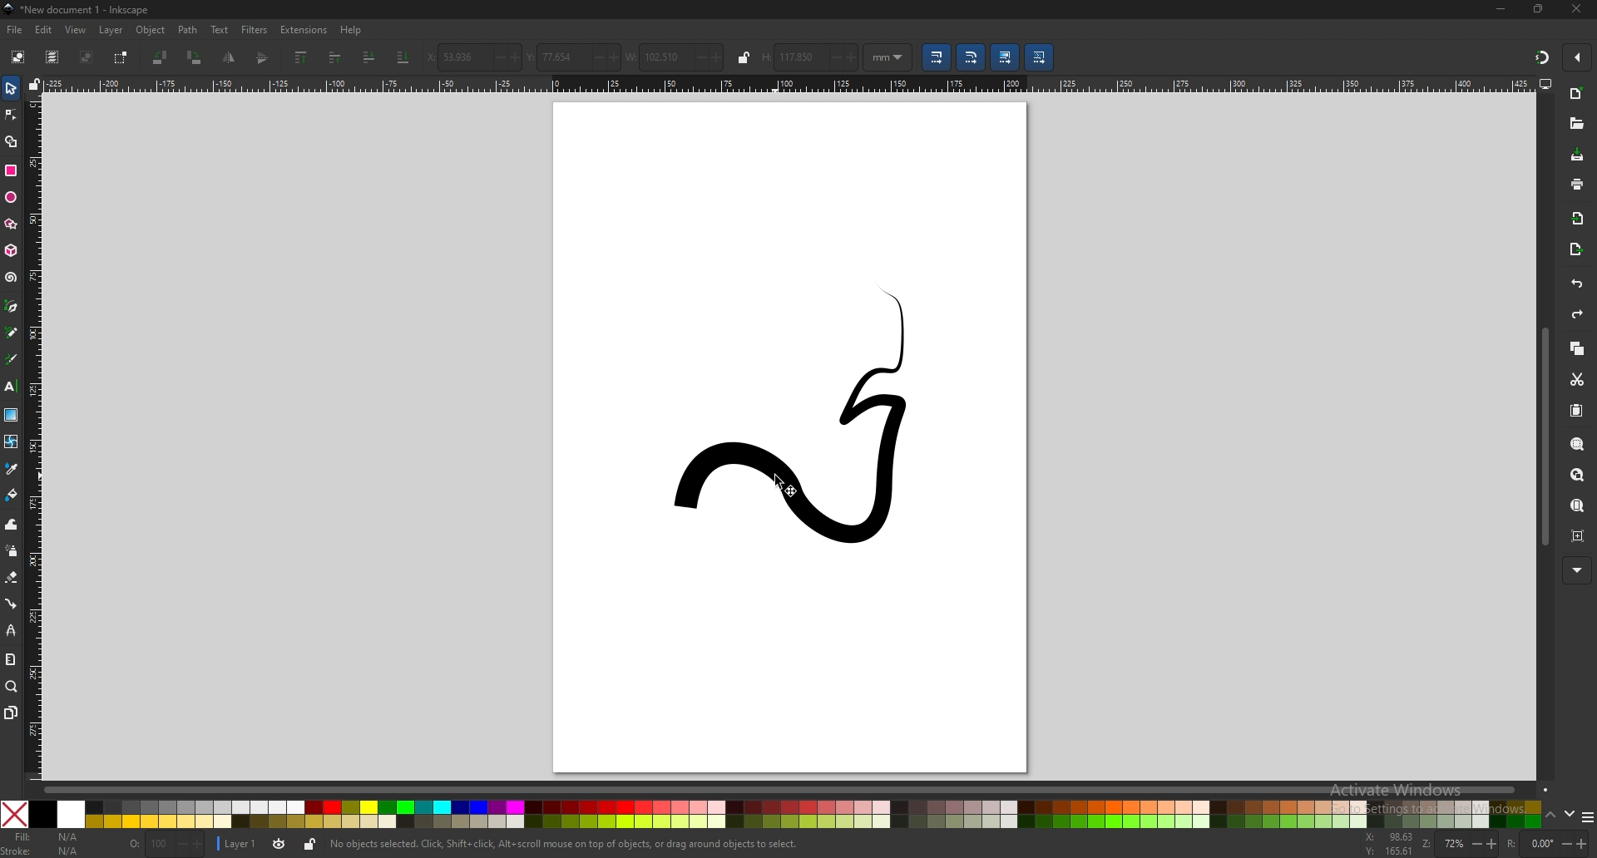 This screenshot has width=1597, height=858. I want to click on lock, so click(743, 57).